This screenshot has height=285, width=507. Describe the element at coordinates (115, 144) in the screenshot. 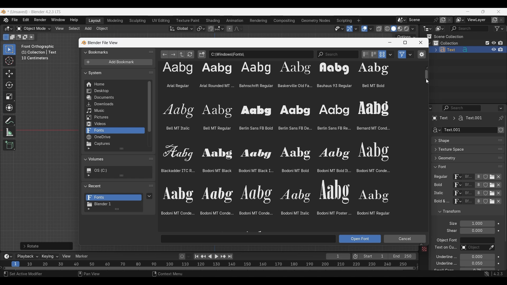

I see `Captures folder` at that location.